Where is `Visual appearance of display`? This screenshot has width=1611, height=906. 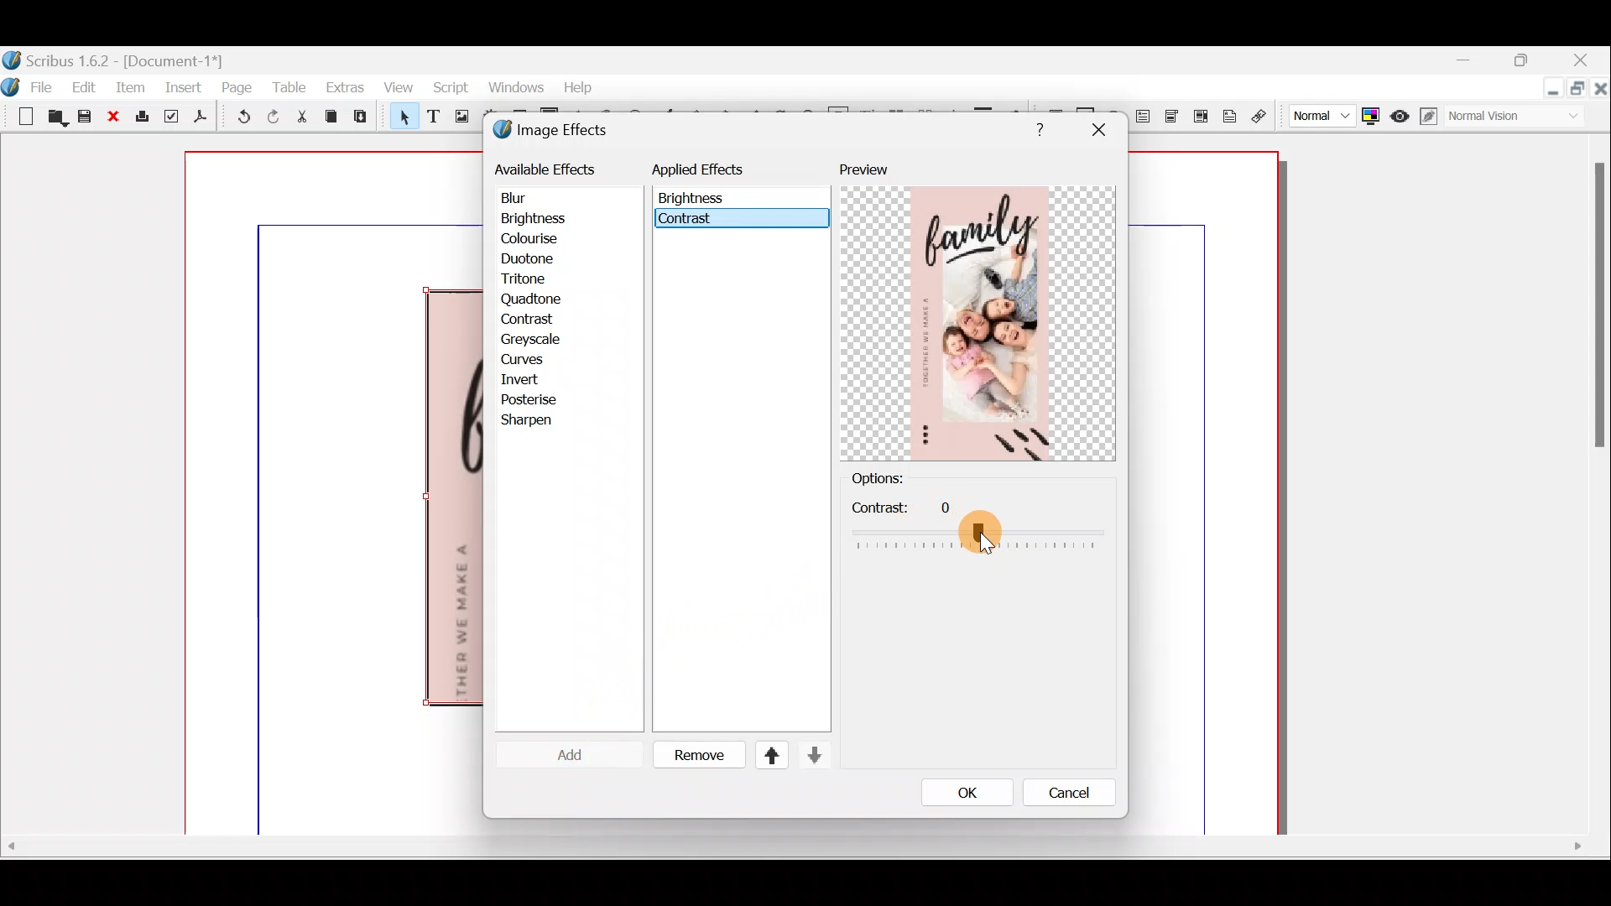 Visual appearance of display is located at coordinates (1522, 117).